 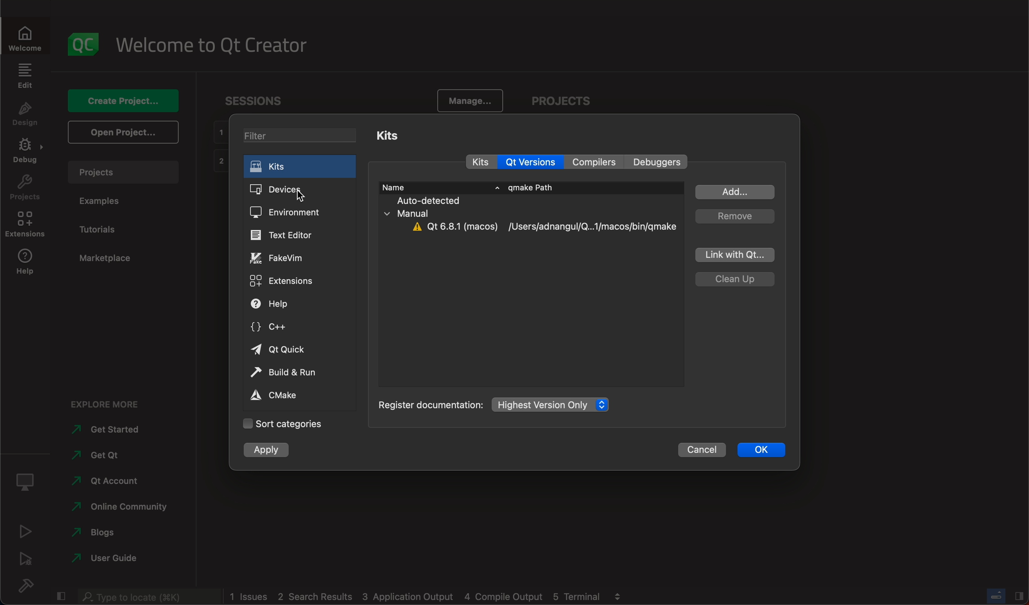 What do you see at coordinates (428, 201) in the screenshot?
I see `auto-detected` at bounding box center [428, 201].